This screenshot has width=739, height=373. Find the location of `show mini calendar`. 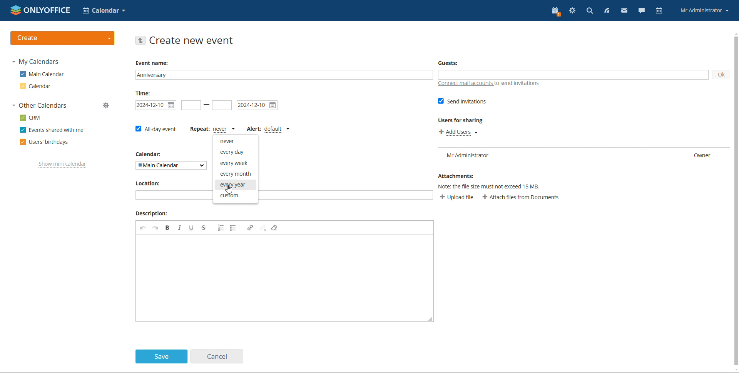

show mini calendar is located at coordinates (63, 165).